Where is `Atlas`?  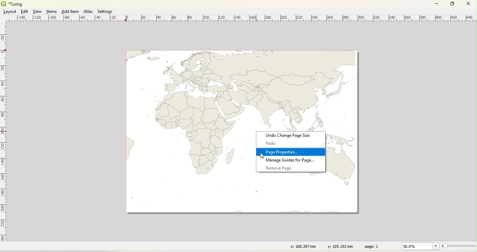 Atlas is located at coordinates (88, 11).